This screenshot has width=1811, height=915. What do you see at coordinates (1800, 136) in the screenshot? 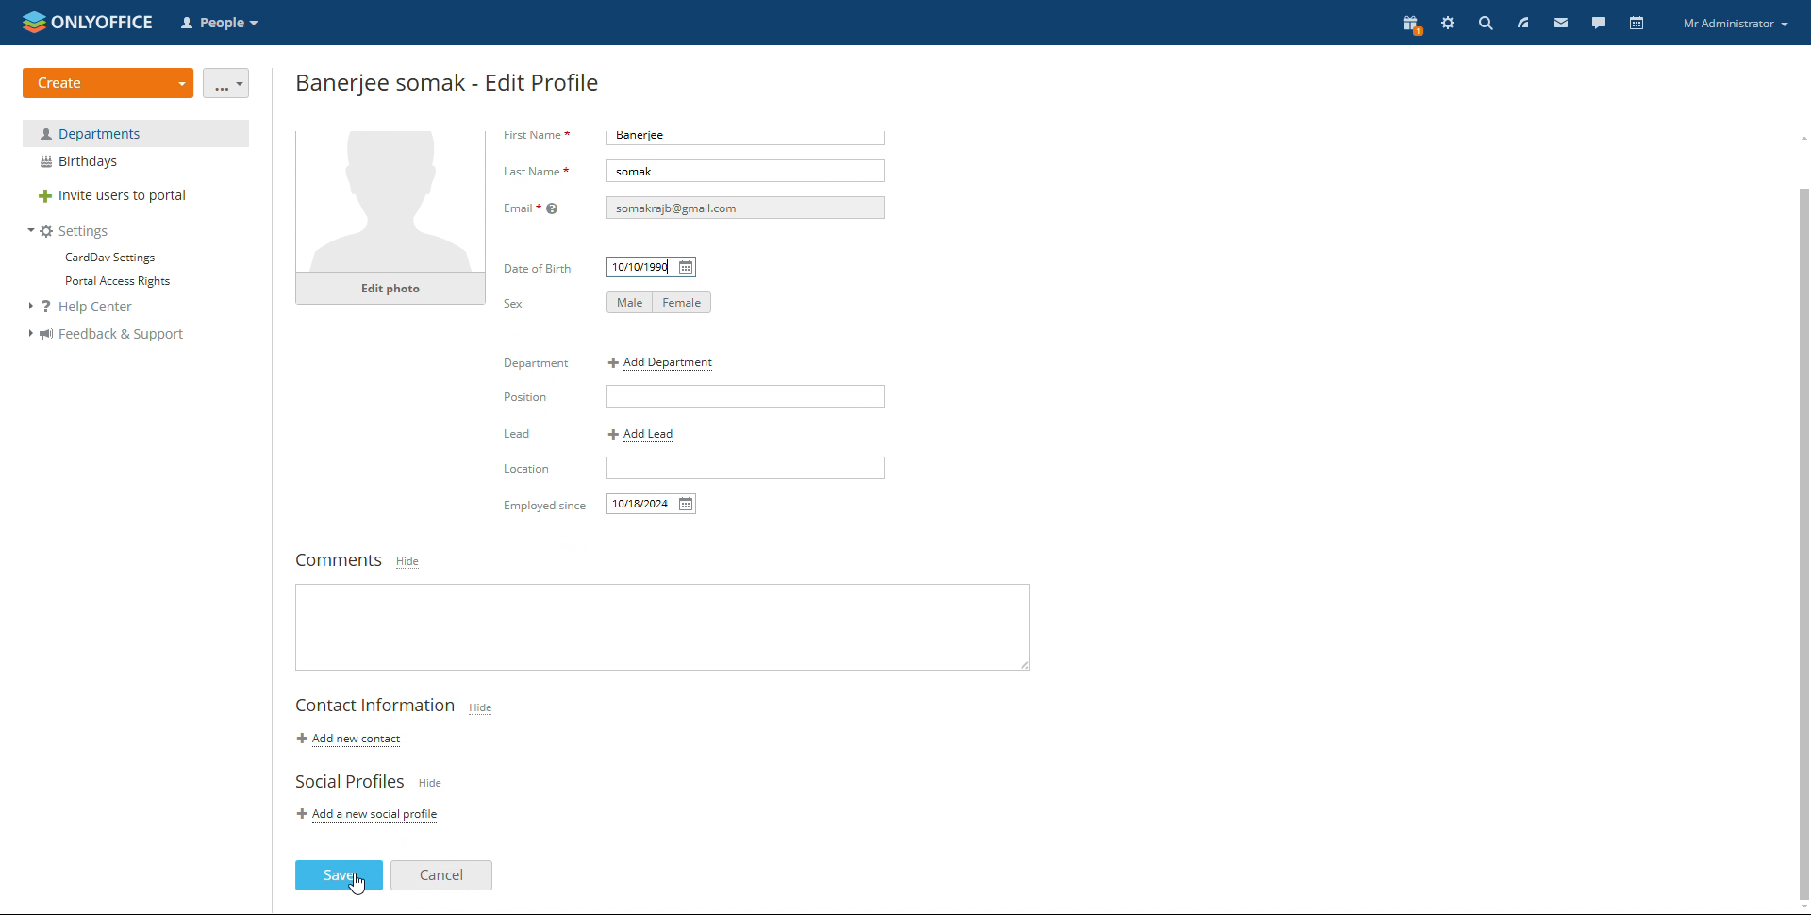
I see `scroll up` at bounding box center [1800, 136].